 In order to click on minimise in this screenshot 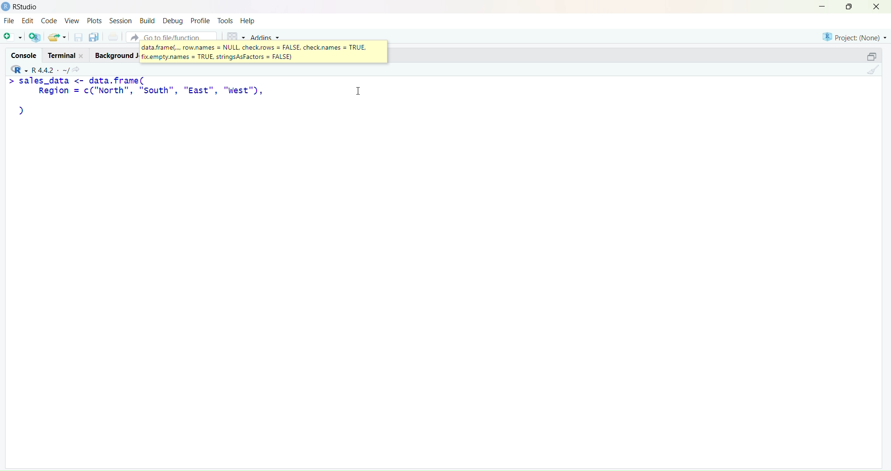, I will do `click(816, 6)`.